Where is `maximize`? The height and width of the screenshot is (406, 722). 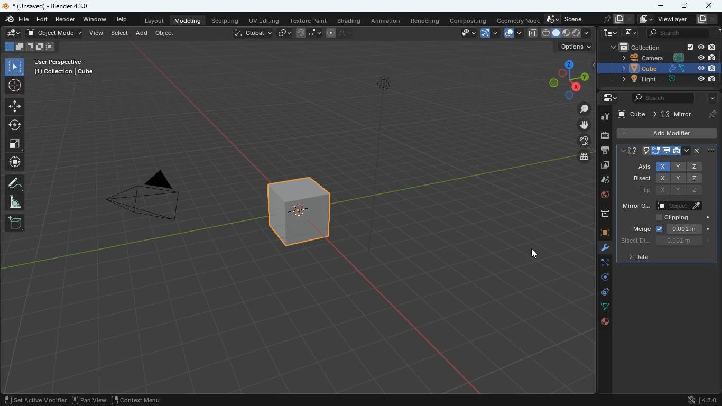
maximize is located at coordinates (683, 5).